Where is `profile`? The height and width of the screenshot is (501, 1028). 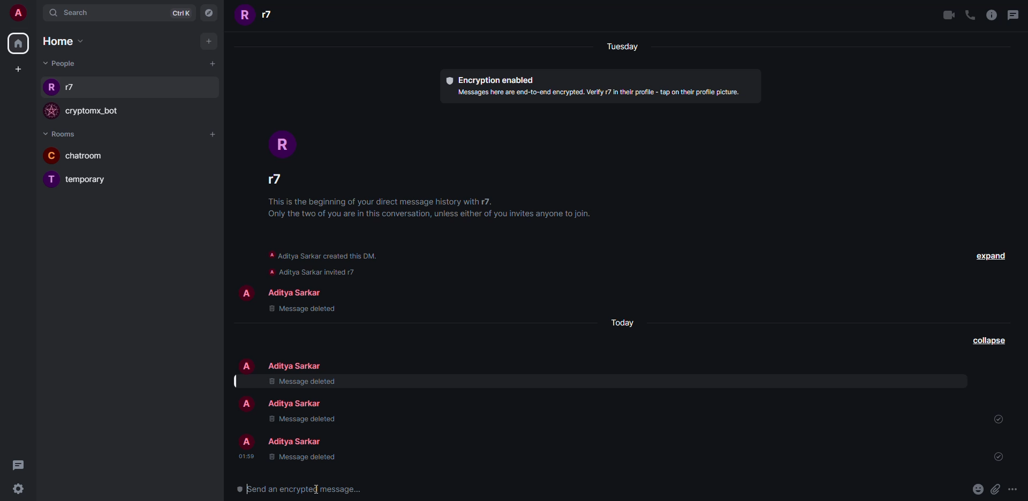
profile is located at coordinates (247, 366).